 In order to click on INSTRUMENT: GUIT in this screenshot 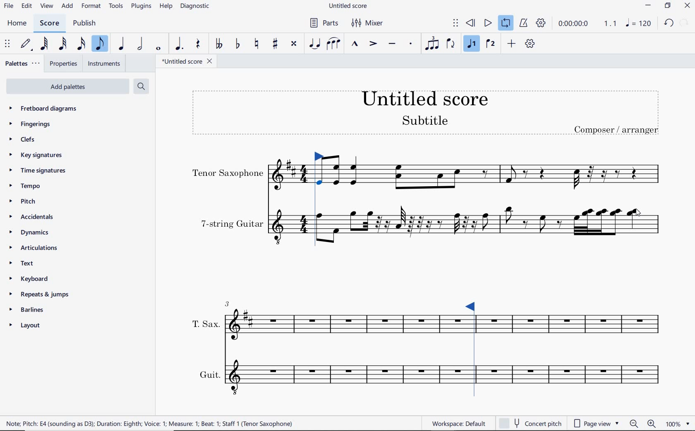, I will do `click(318, 376)`.